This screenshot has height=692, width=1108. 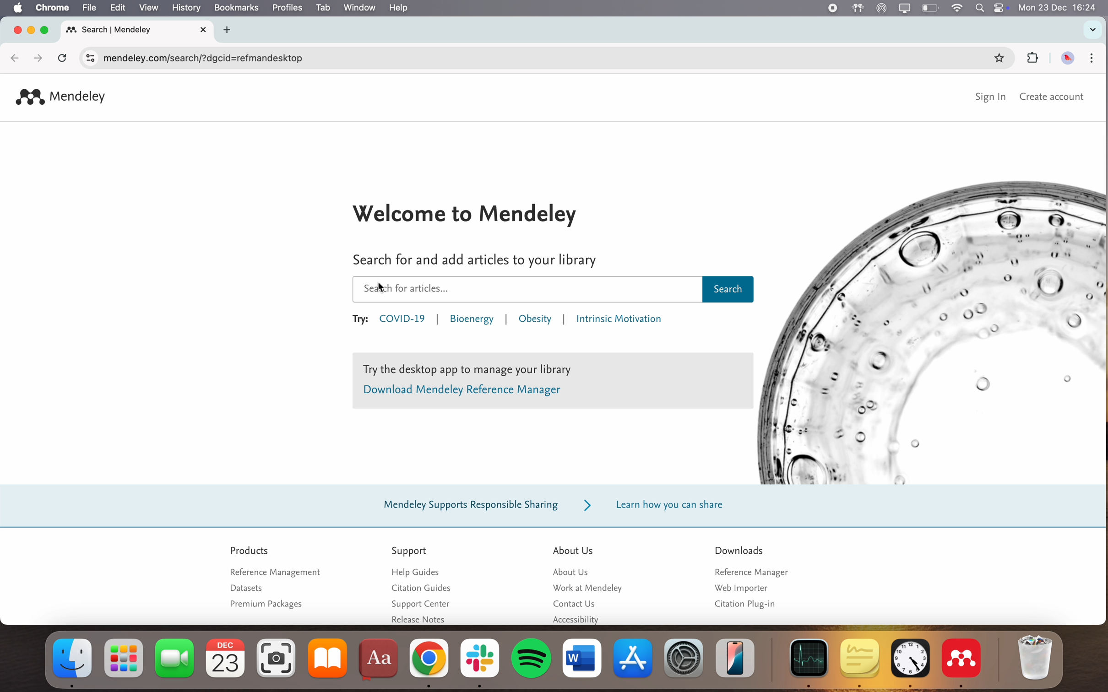 What do you see at coordinates (963, 662) in the screenshot?
I see `Mendeley` at bounding box center [963, 662].